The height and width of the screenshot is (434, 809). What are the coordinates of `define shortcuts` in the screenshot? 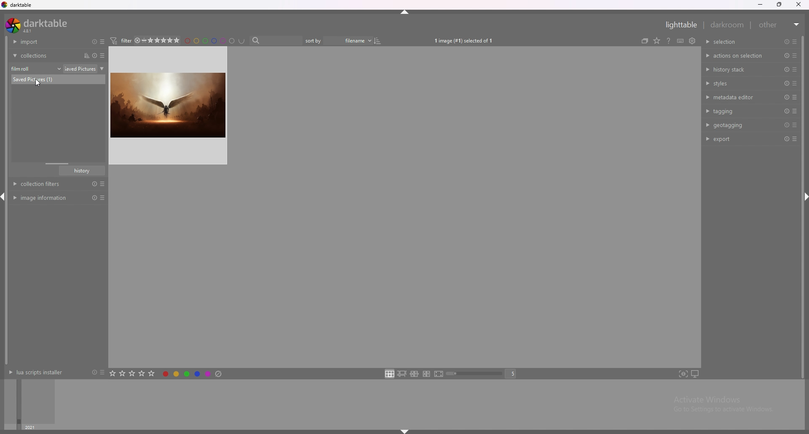 It's located at (690, 40).